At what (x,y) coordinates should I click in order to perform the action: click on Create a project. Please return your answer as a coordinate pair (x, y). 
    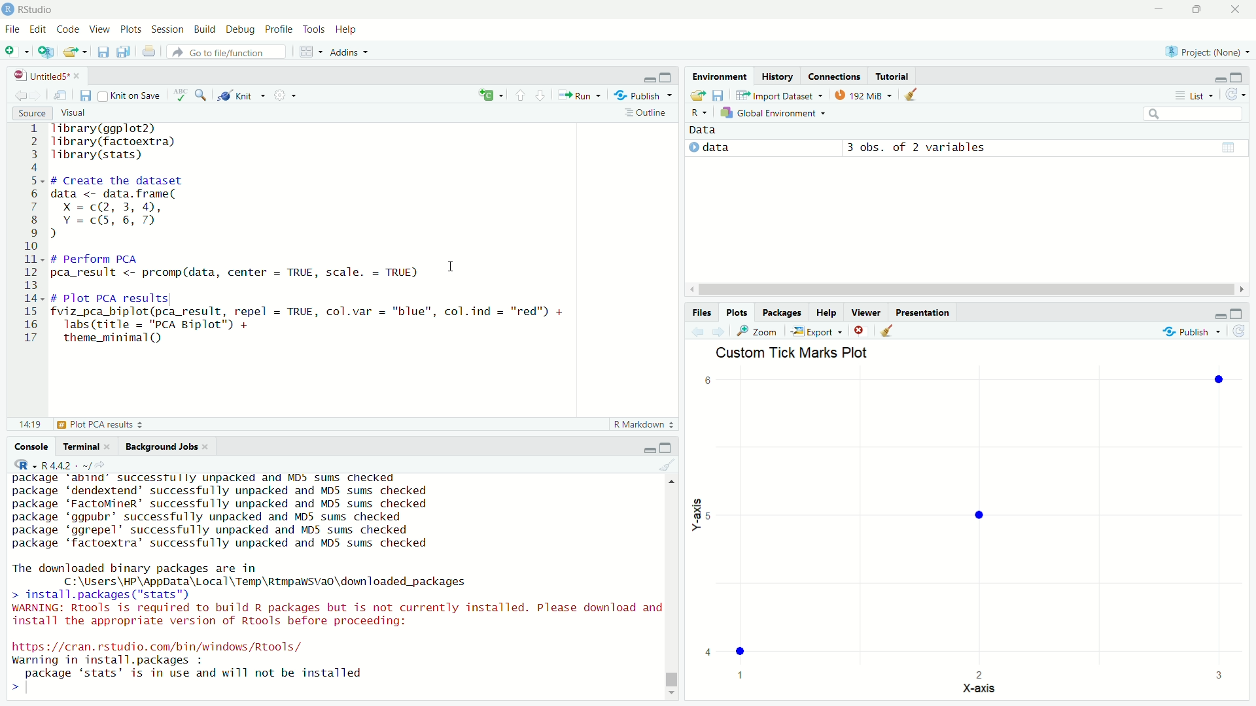
    Looking at the image, I should click on (46, 52).